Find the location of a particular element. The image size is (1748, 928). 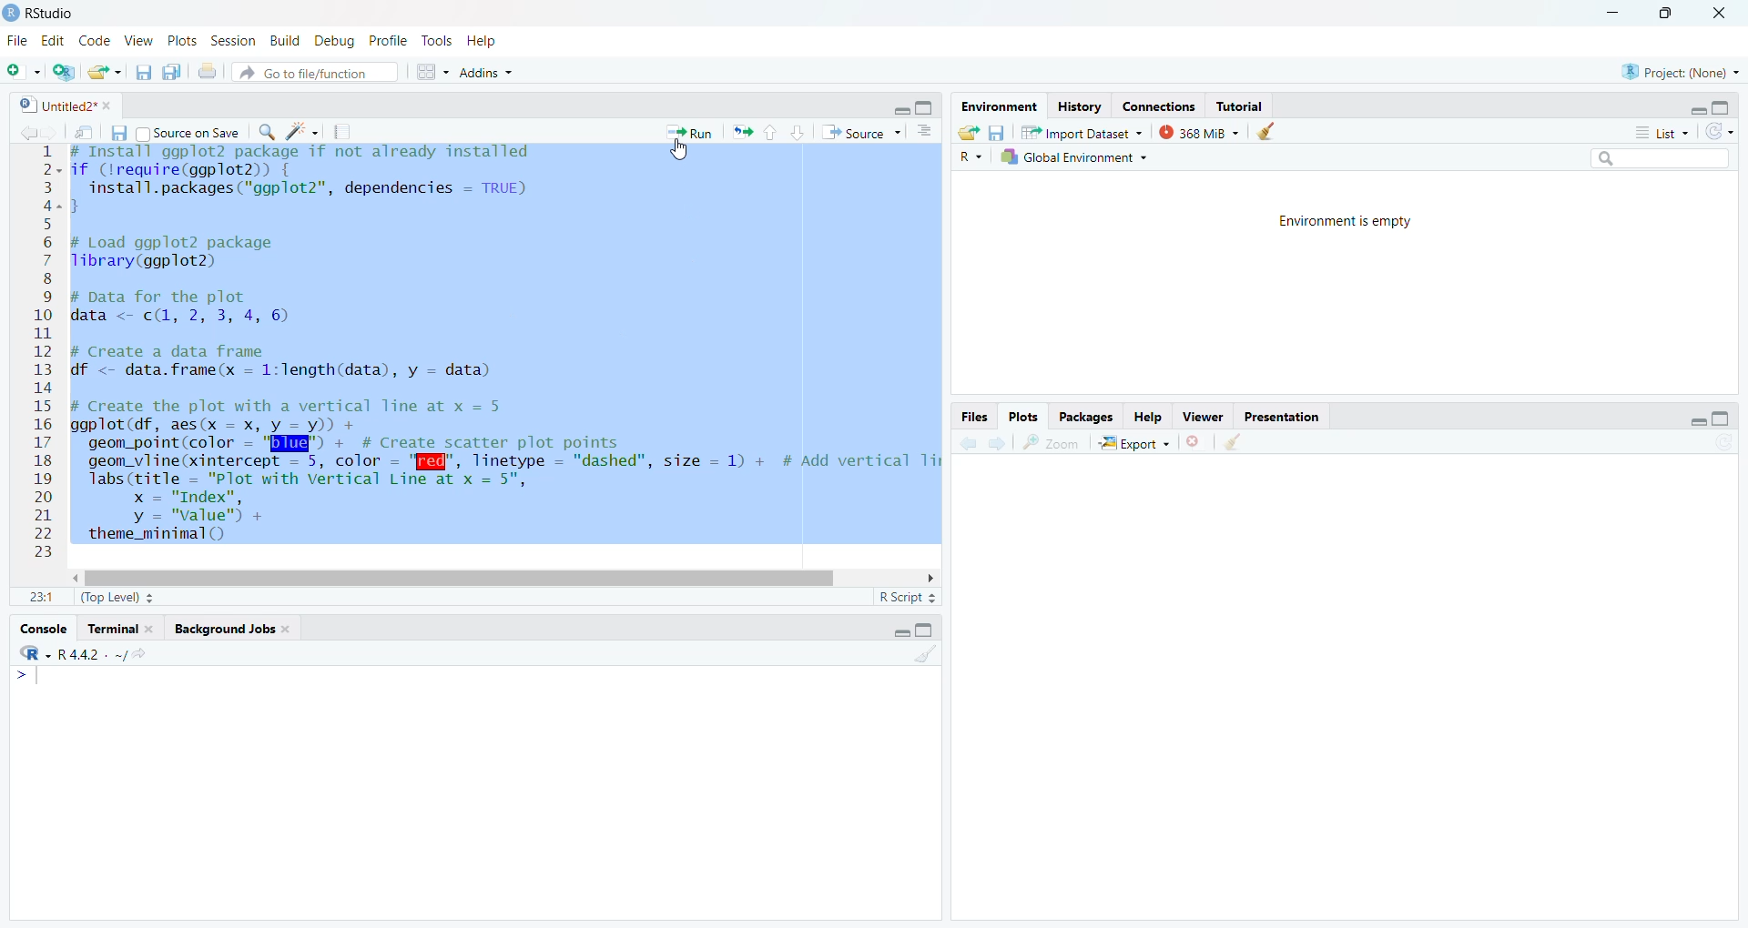

| Debug is located at coordinates (337, 42).